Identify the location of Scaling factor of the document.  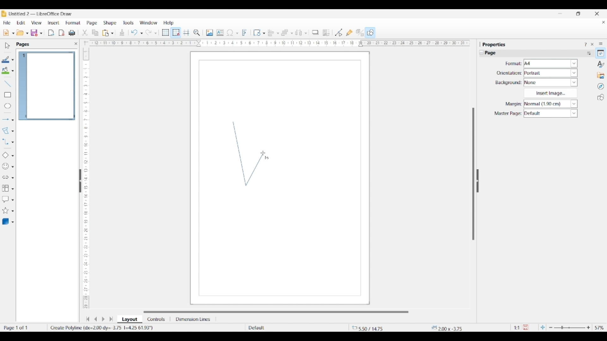
(517, 328).